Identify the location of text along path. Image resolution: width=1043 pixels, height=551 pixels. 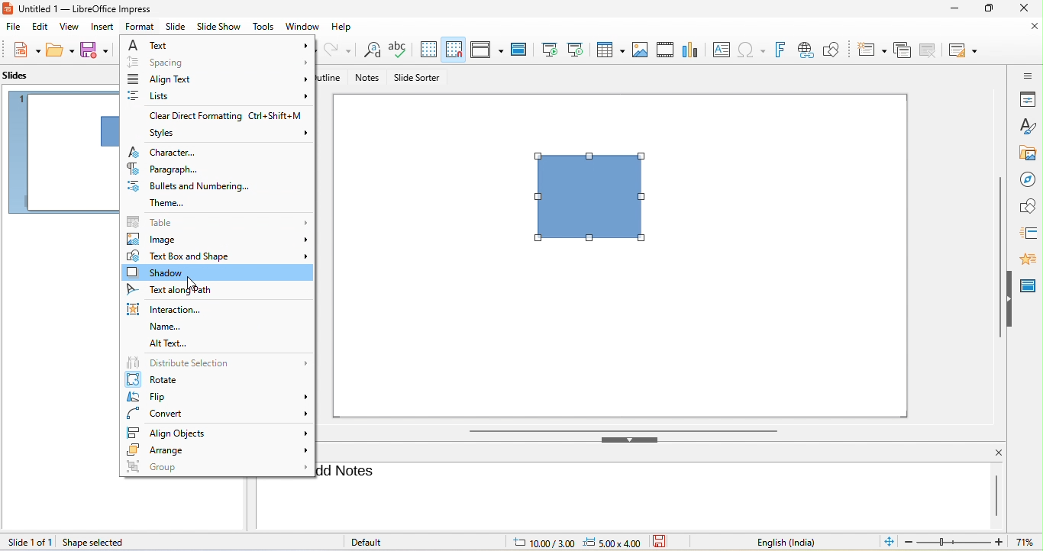
(185, 291).